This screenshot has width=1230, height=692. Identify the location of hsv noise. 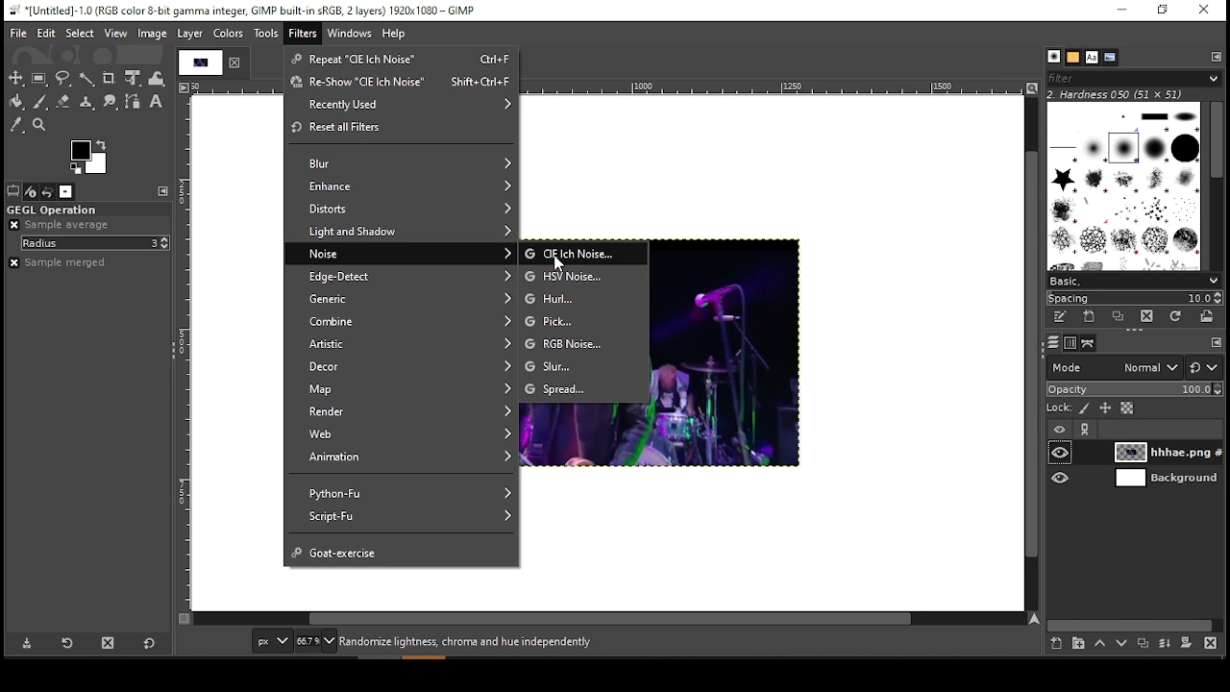
(582, 275).